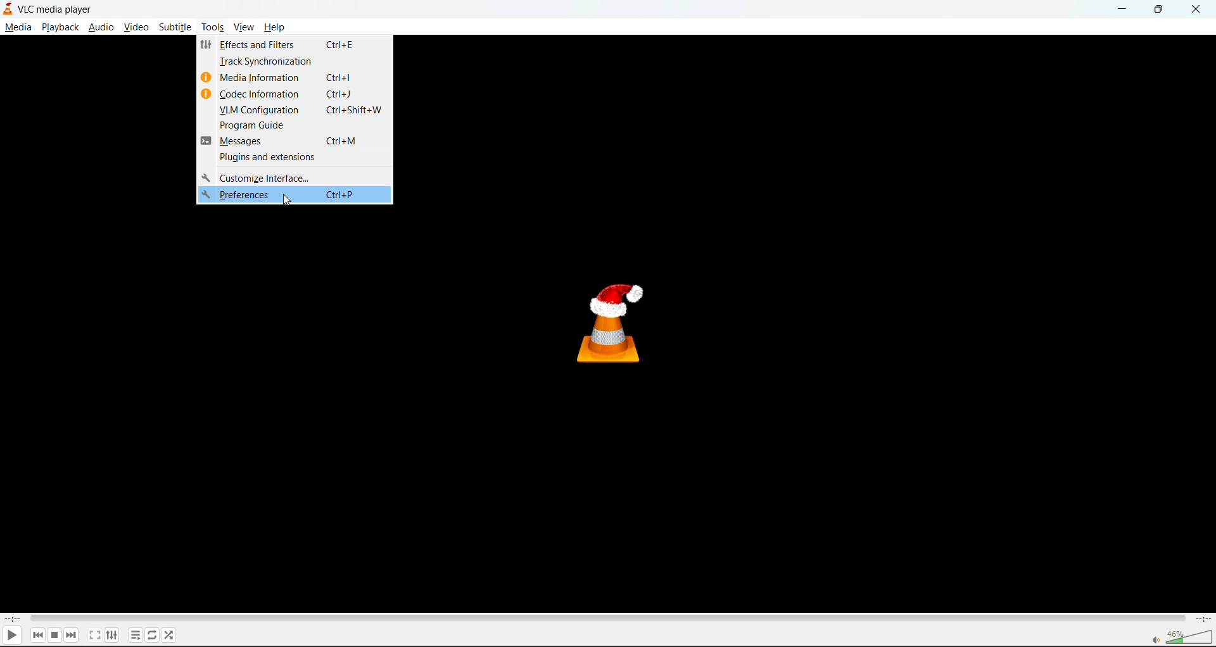  I want to click on previous, so click(37, 636).